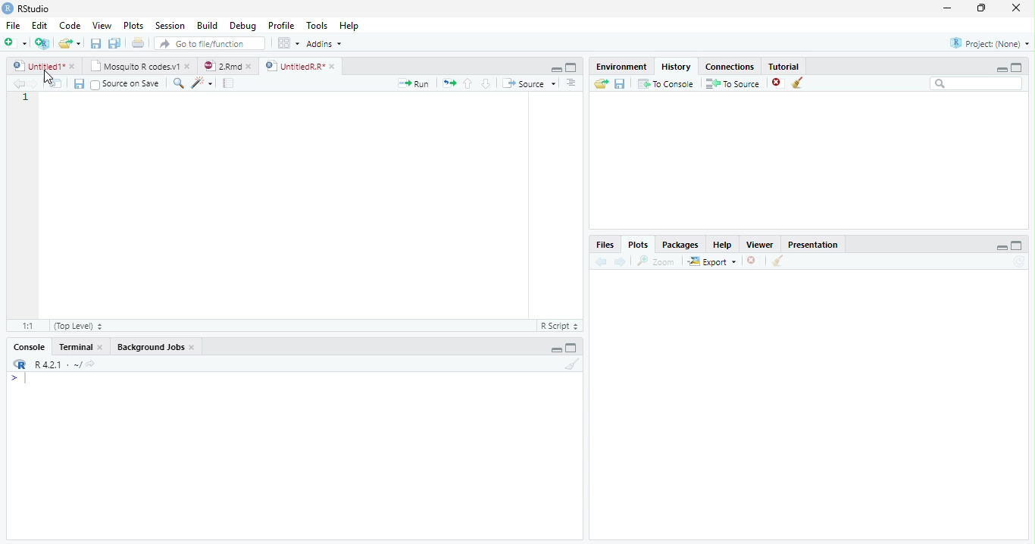 The width and height of the screenshot is (1035, 544). Describe the element at coordinates (49, 76) in the screenshot. I see `cursor` at that location.